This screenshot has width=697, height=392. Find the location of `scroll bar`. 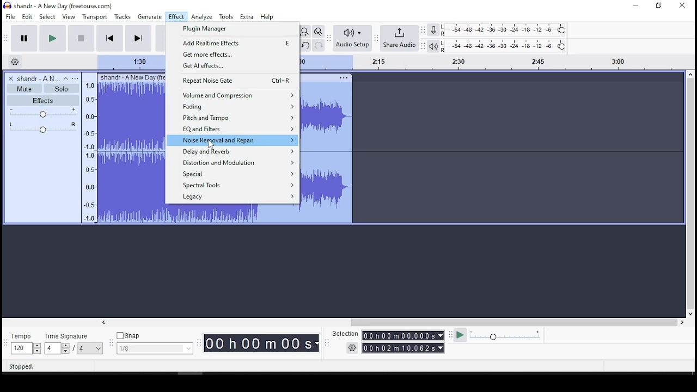

scroll bar is located at coordinates (392, 321).